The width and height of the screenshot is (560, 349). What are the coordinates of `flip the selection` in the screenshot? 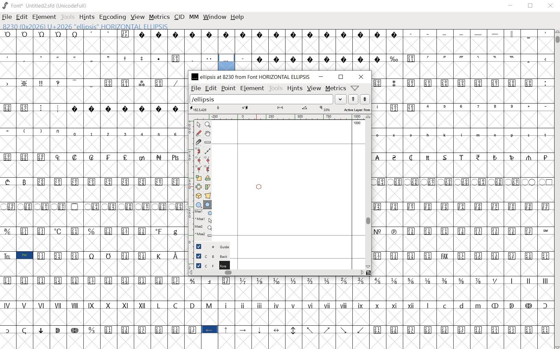 It's located at (199, 186).